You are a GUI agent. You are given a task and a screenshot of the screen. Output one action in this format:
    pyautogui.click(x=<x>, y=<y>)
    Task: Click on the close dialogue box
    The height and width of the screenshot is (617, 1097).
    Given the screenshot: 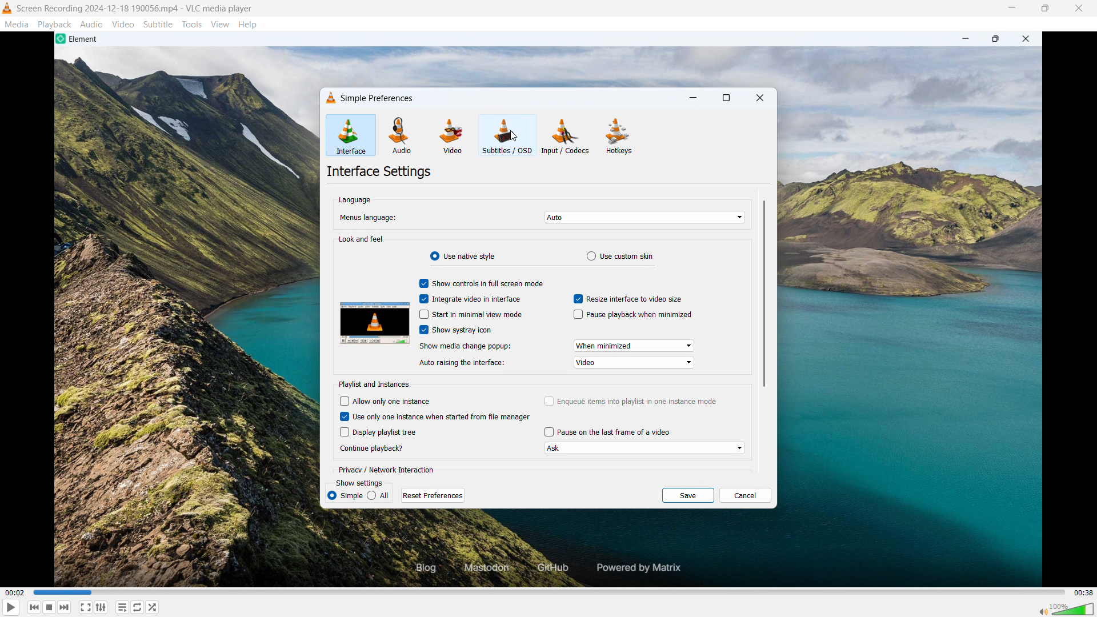 What is the action you would take?
    pyautogui.click(x=759, y=99)
    